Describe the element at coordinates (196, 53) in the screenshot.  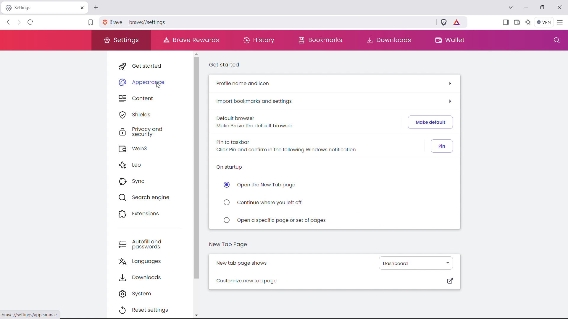
I see `scroll up` at that location.